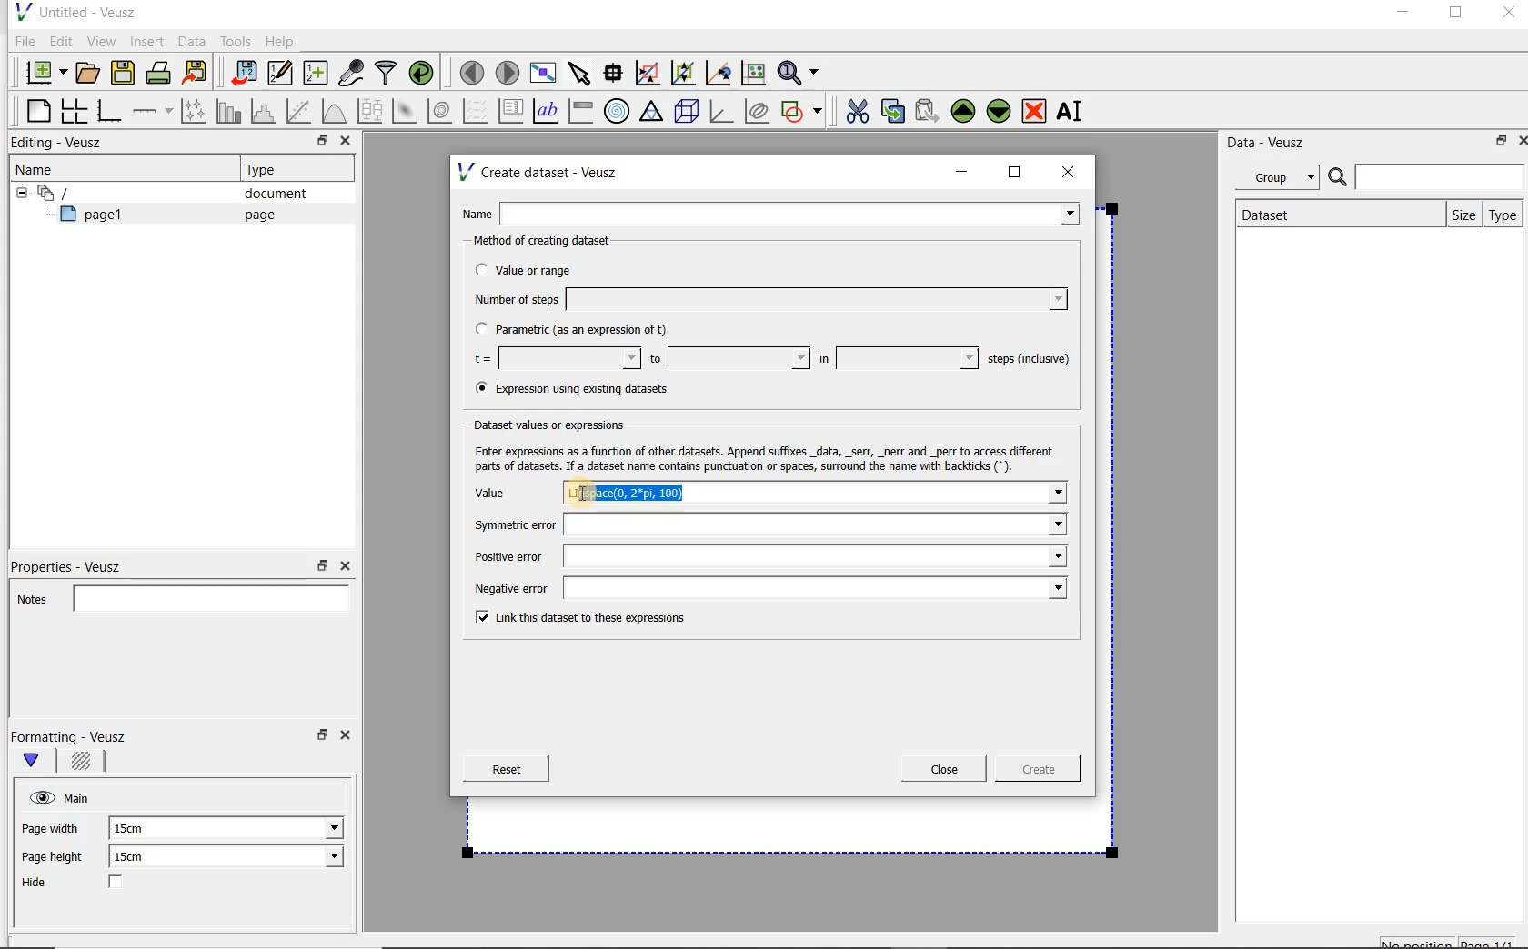 This screenshot has height=949, width=1528. What do you see at coordinates (108, 112) in the screenshot?
I see `base graph` at bounding box center [108, 112].